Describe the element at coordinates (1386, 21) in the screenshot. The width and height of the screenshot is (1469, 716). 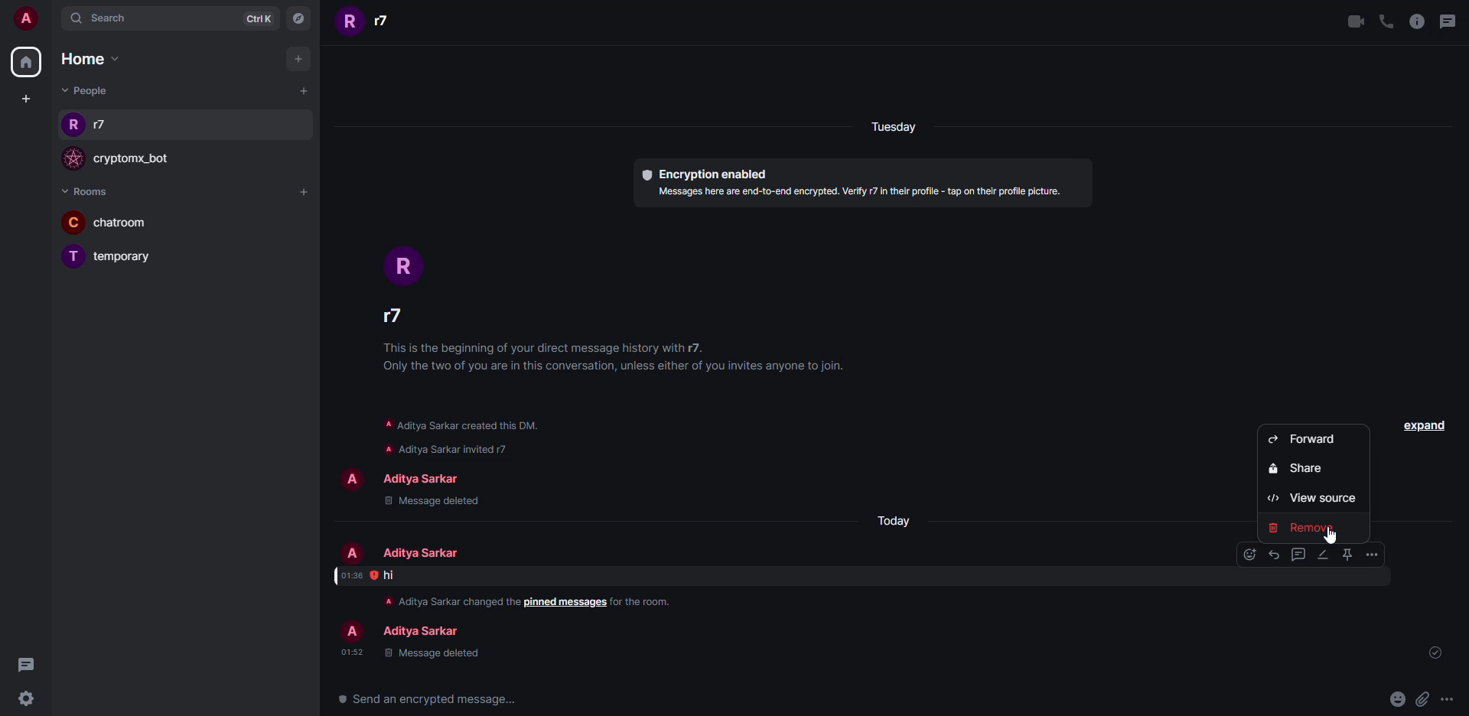
I see `voice call` at that location.